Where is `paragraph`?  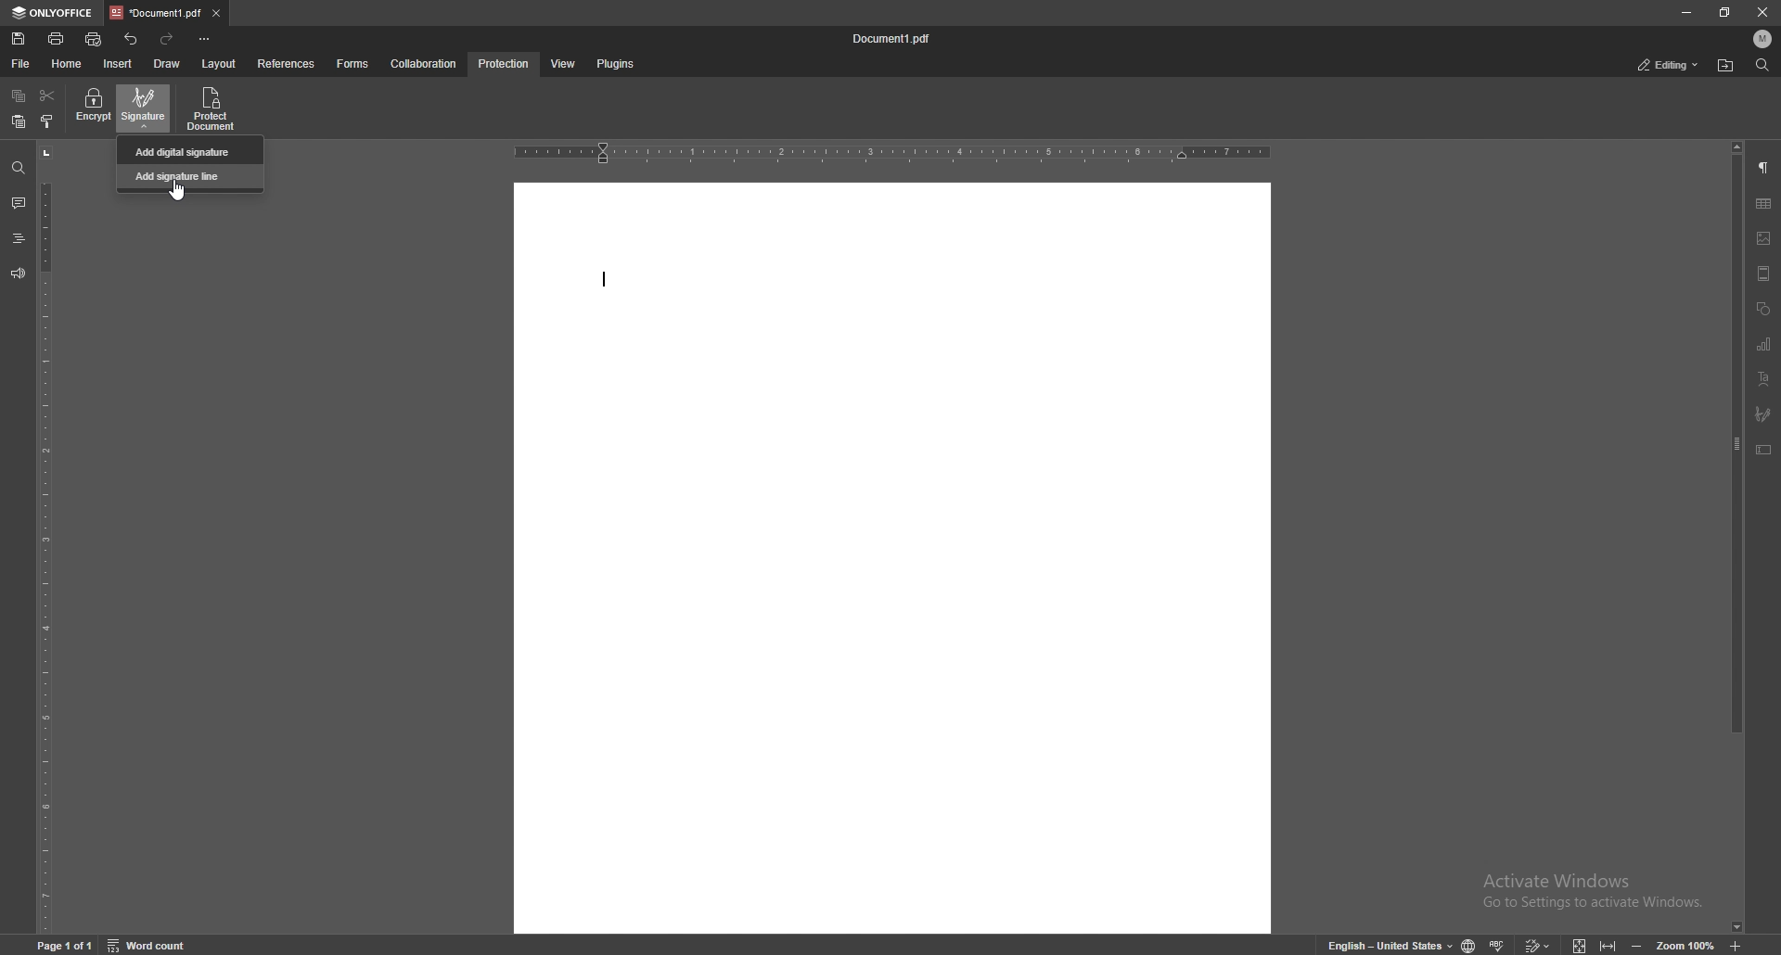 paragraph is located at coordinates (1763, 169).